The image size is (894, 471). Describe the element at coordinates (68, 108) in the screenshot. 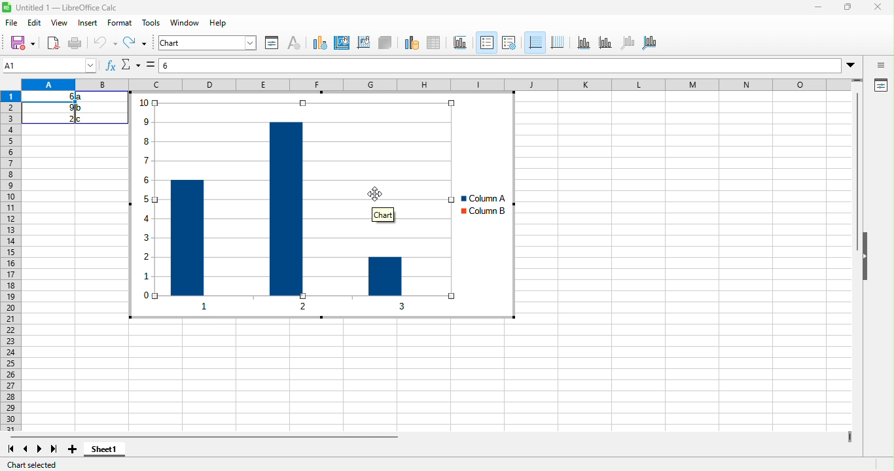

I see `9` at that location.